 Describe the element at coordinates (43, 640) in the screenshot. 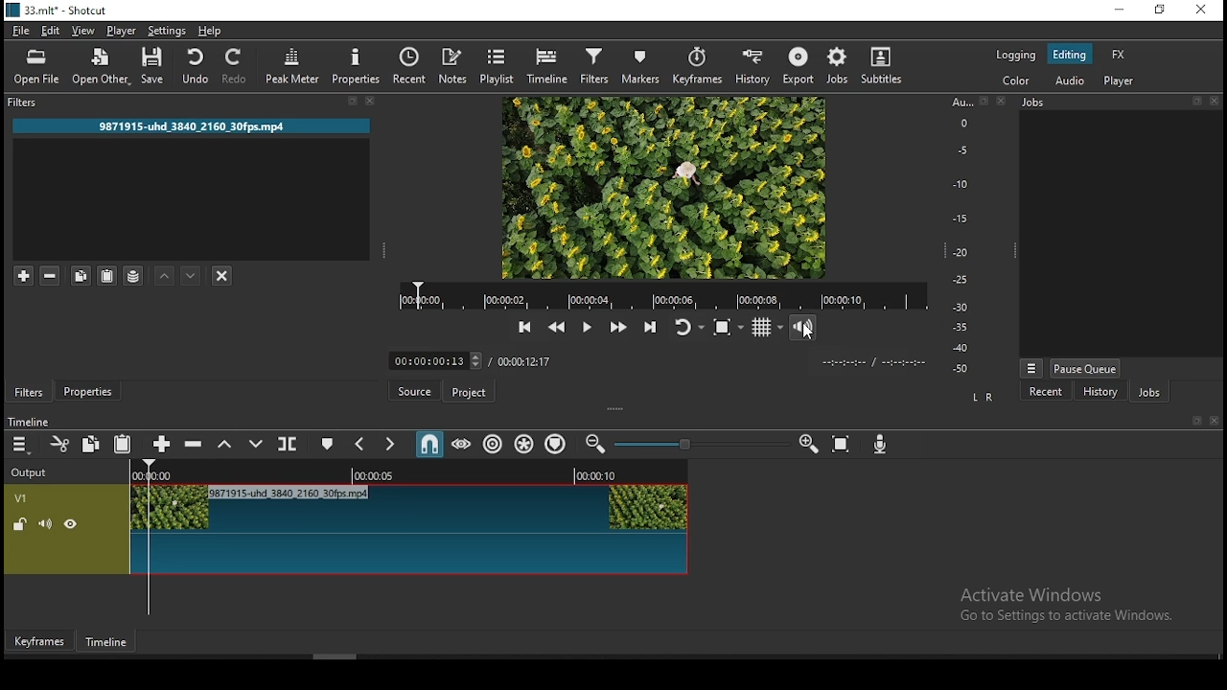

I see `keyframes` at that location.